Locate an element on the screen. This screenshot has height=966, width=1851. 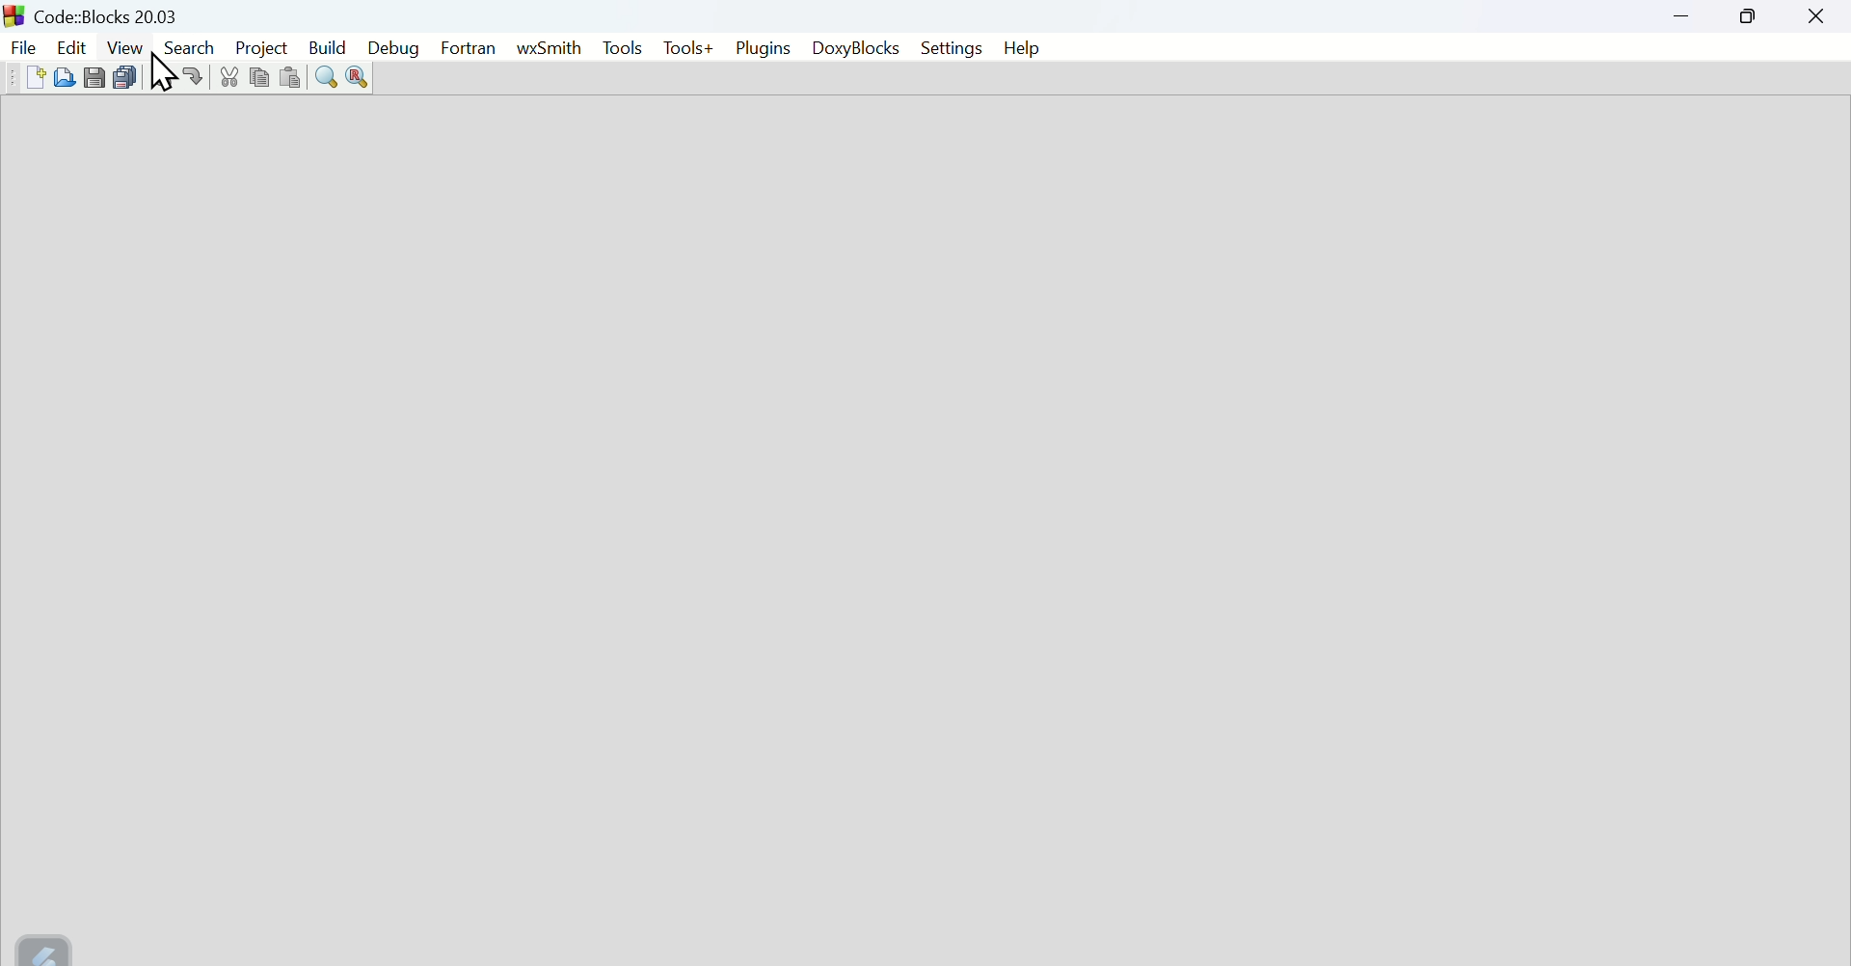
Redo is located at coordinates (195, 75).